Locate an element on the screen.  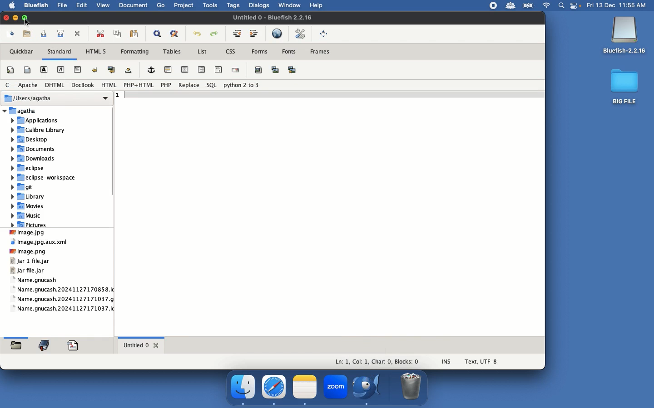
C is located at coordinates (6, 86).